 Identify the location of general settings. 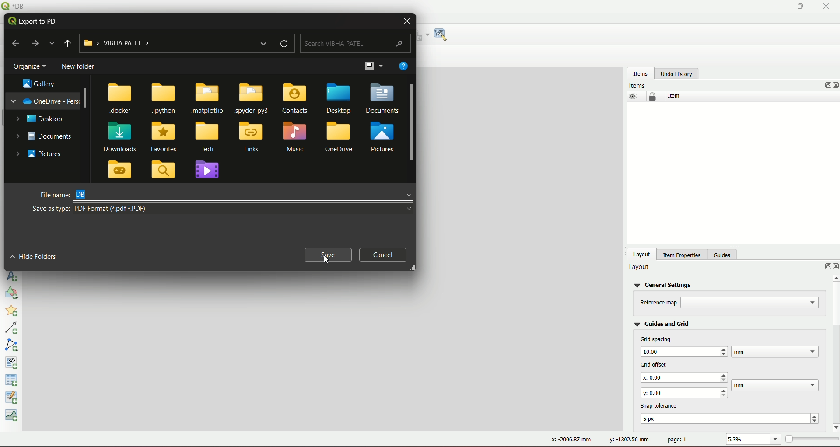
(665, 284).